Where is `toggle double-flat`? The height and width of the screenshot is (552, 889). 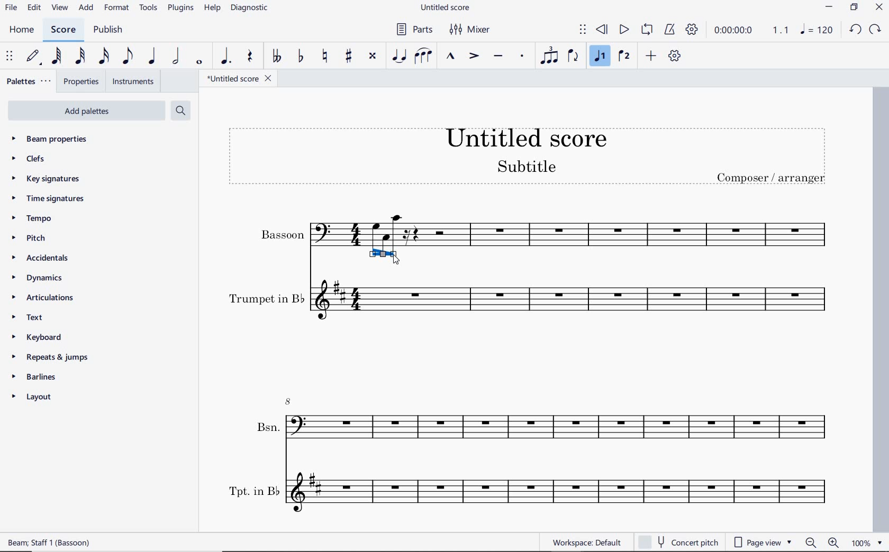
toggle double-flat is located at coordinates (277, 57).